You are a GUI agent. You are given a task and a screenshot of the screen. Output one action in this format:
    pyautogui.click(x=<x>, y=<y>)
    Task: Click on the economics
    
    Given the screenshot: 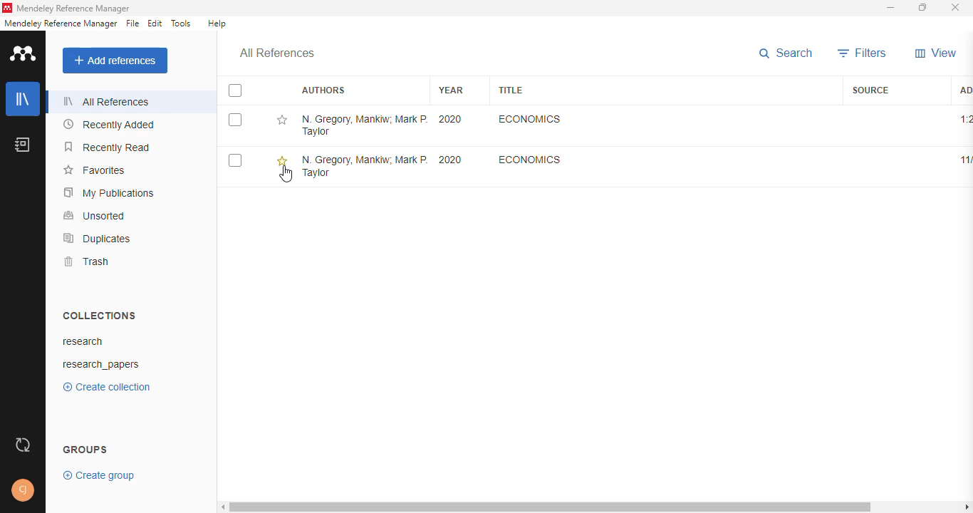 What is the action you would take?
    pyautogui.click(x=529, y=160)
    